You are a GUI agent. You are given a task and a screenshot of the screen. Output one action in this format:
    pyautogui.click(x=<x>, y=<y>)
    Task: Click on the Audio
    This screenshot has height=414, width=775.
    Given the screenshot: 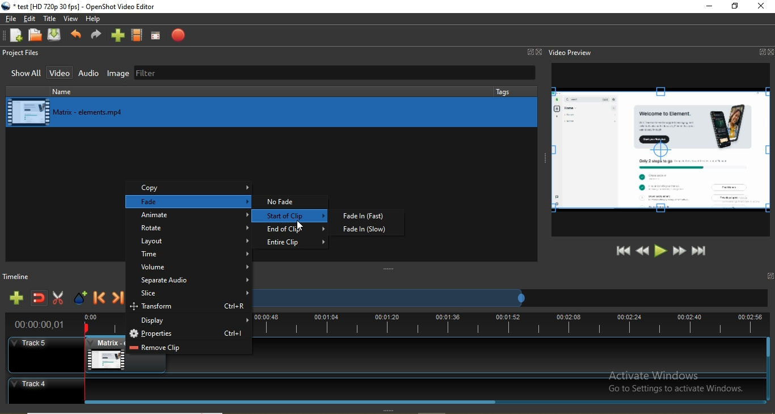 What is the action you would take?
    pyautogui.click(x=90, y=74)
    